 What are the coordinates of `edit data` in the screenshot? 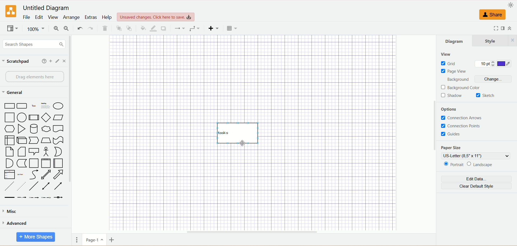 It's located at (476, 179).